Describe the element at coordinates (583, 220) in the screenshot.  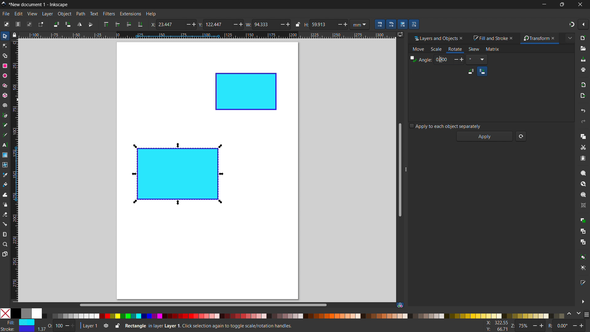
I see `duplicate` at that location.